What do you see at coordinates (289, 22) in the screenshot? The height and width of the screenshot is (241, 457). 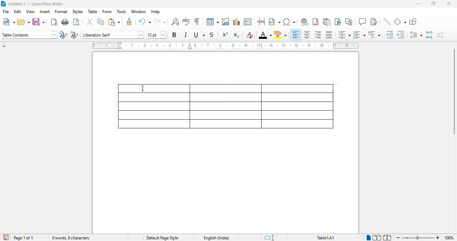 I see `insert special characters` at bounding box center [289, 22].